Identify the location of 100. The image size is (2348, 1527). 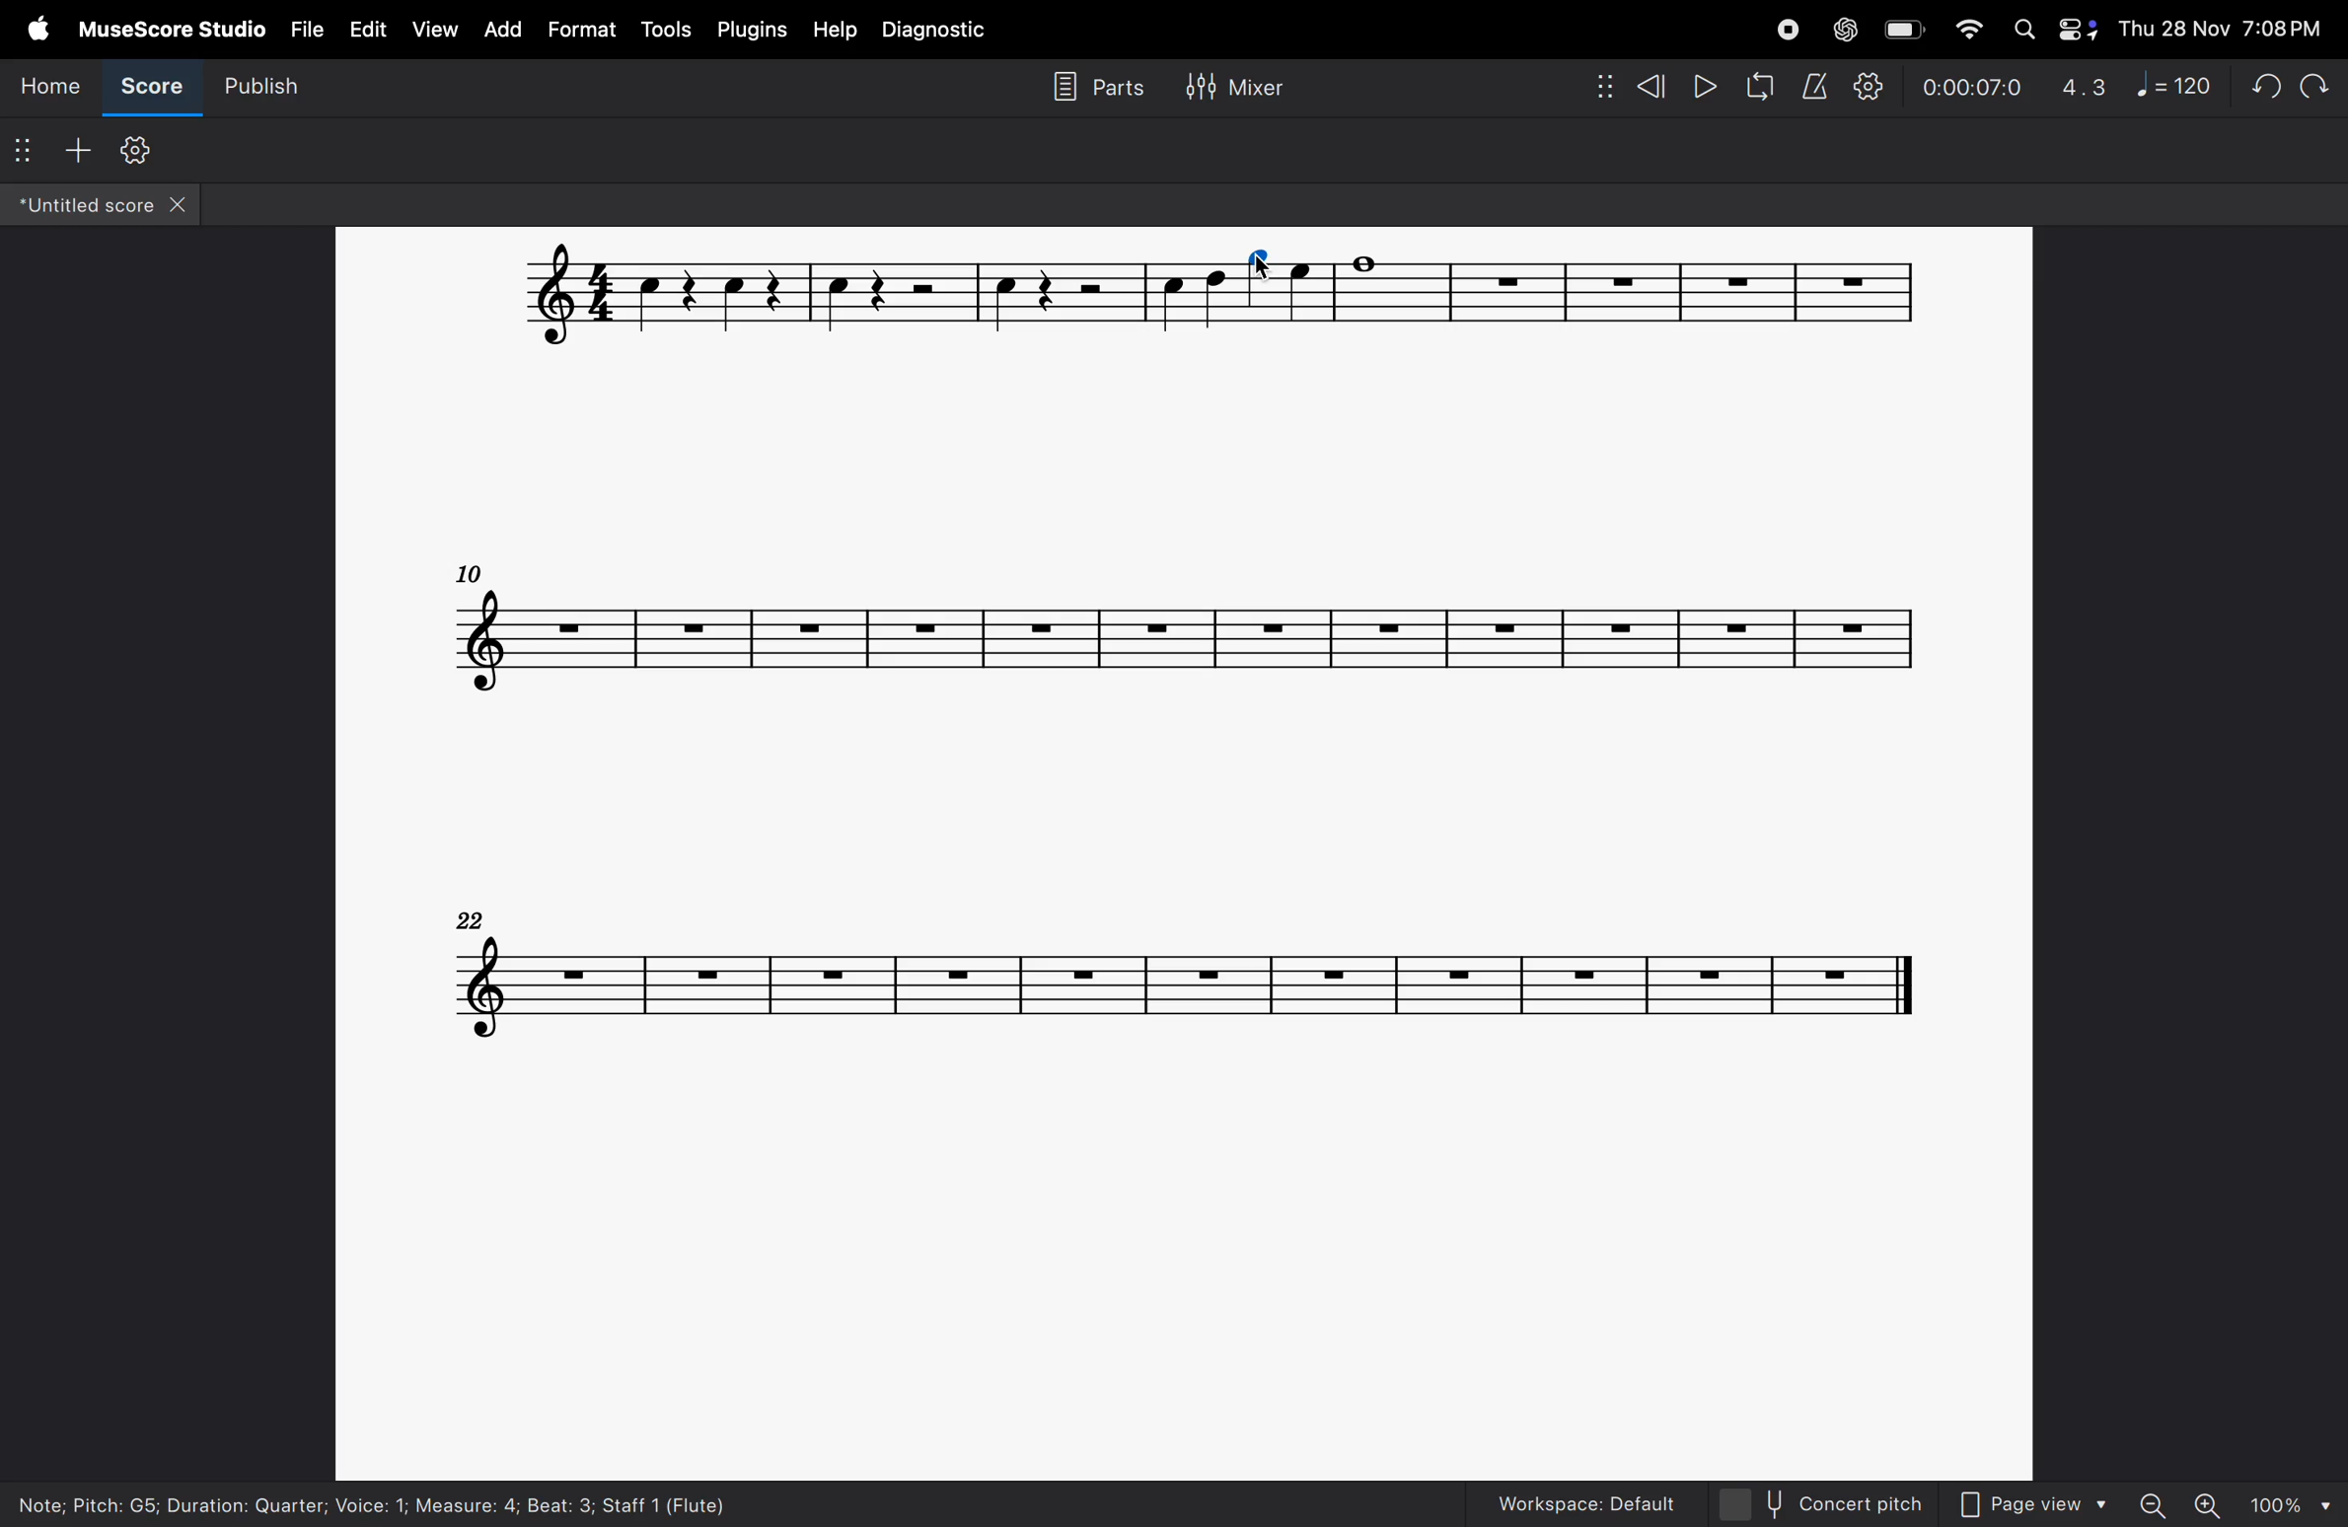
(2283, 1505).